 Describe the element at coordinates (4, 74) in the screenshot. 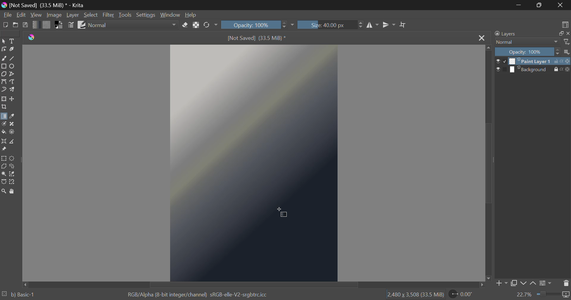

I see `Polygon` at that location.